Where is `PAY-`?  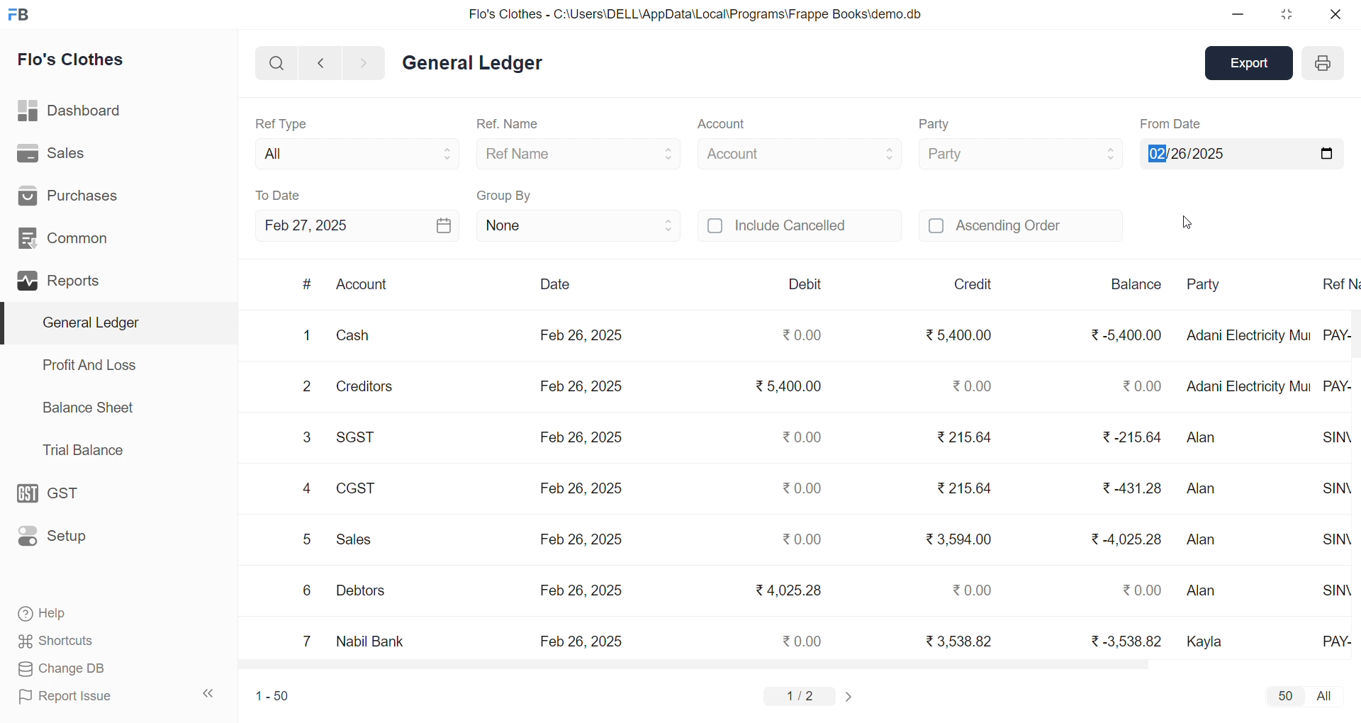
PAY- is located at coordinates (1337, 383).